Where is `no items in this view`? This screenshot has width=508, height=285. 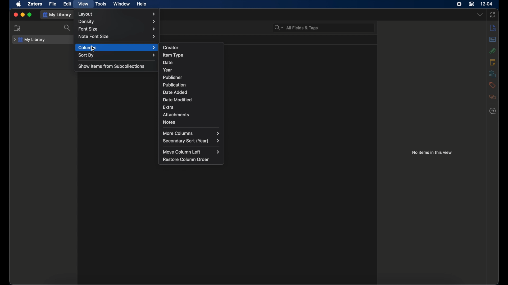 no items in this view is located at coordinates (432, 152).